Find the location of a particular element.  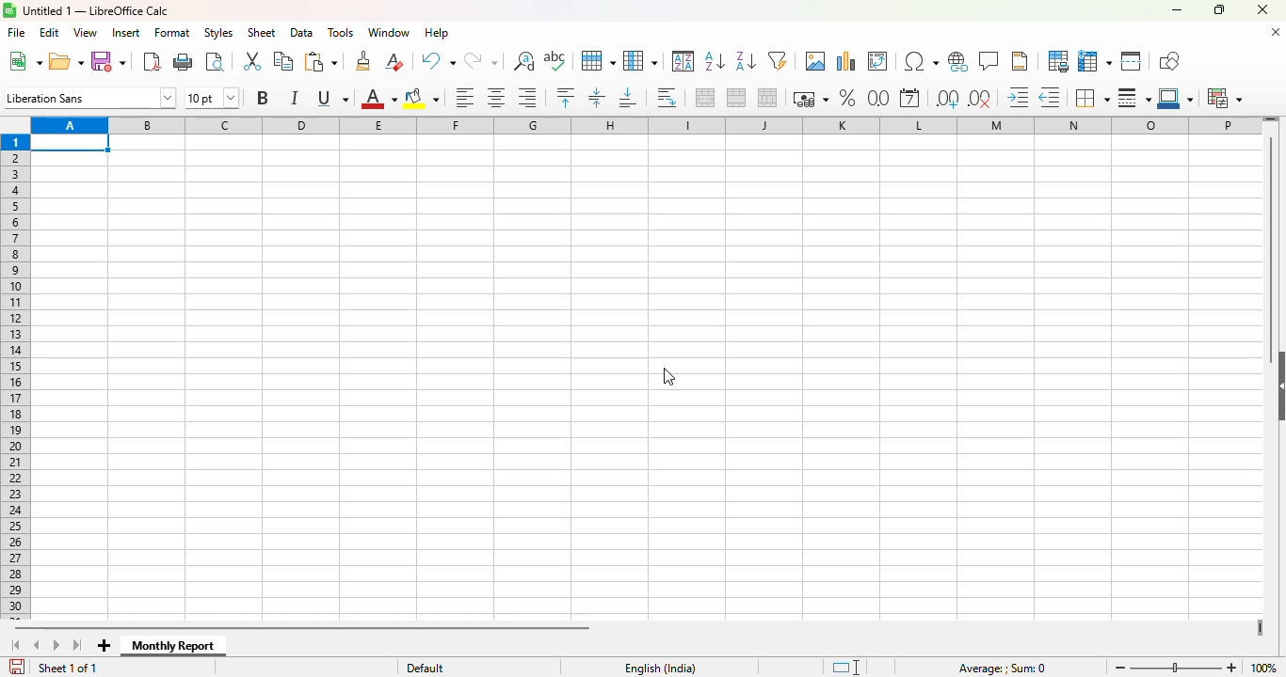

undo is located at coordinates (436, 61).